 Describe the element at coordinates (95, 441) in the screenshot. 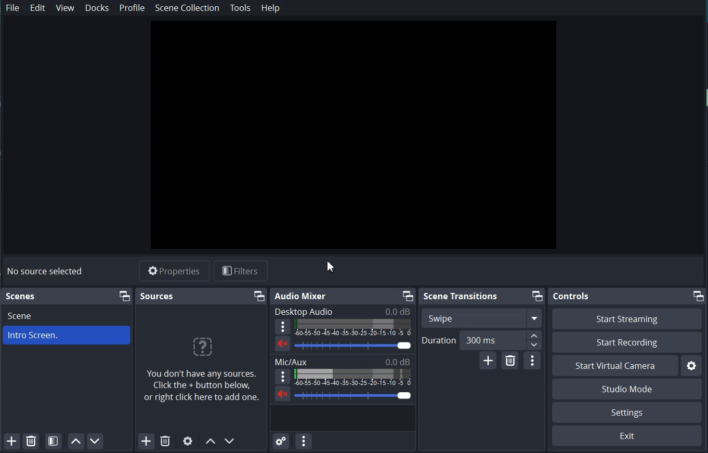

I see `Move Scene Down` at that location.